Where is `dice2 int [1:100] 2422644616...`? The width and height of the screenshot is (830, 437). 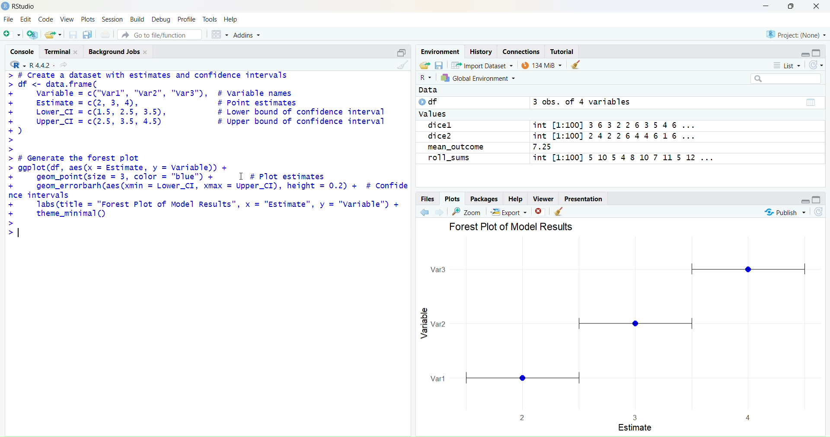 dice2 int [1:100] 2422644616... is located at coordinates (560, 136).